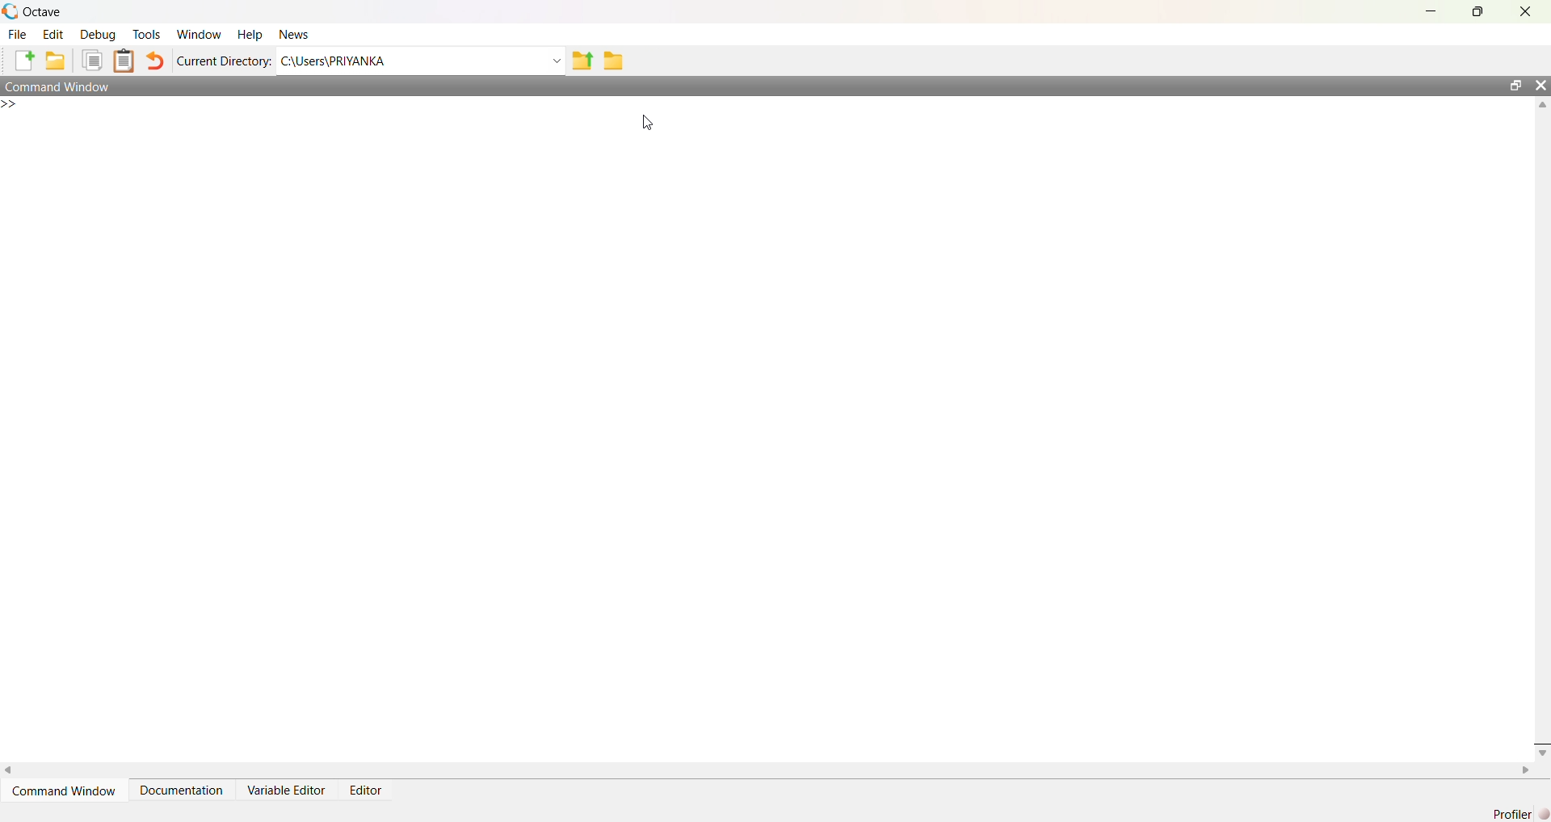 The image size is (1551, 822). I want to click on Debug, so click(100, 36).